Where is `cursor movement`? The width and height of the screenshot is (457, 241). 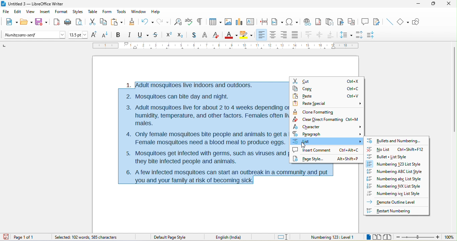
cursor movement is located at coordinates (304, 146).